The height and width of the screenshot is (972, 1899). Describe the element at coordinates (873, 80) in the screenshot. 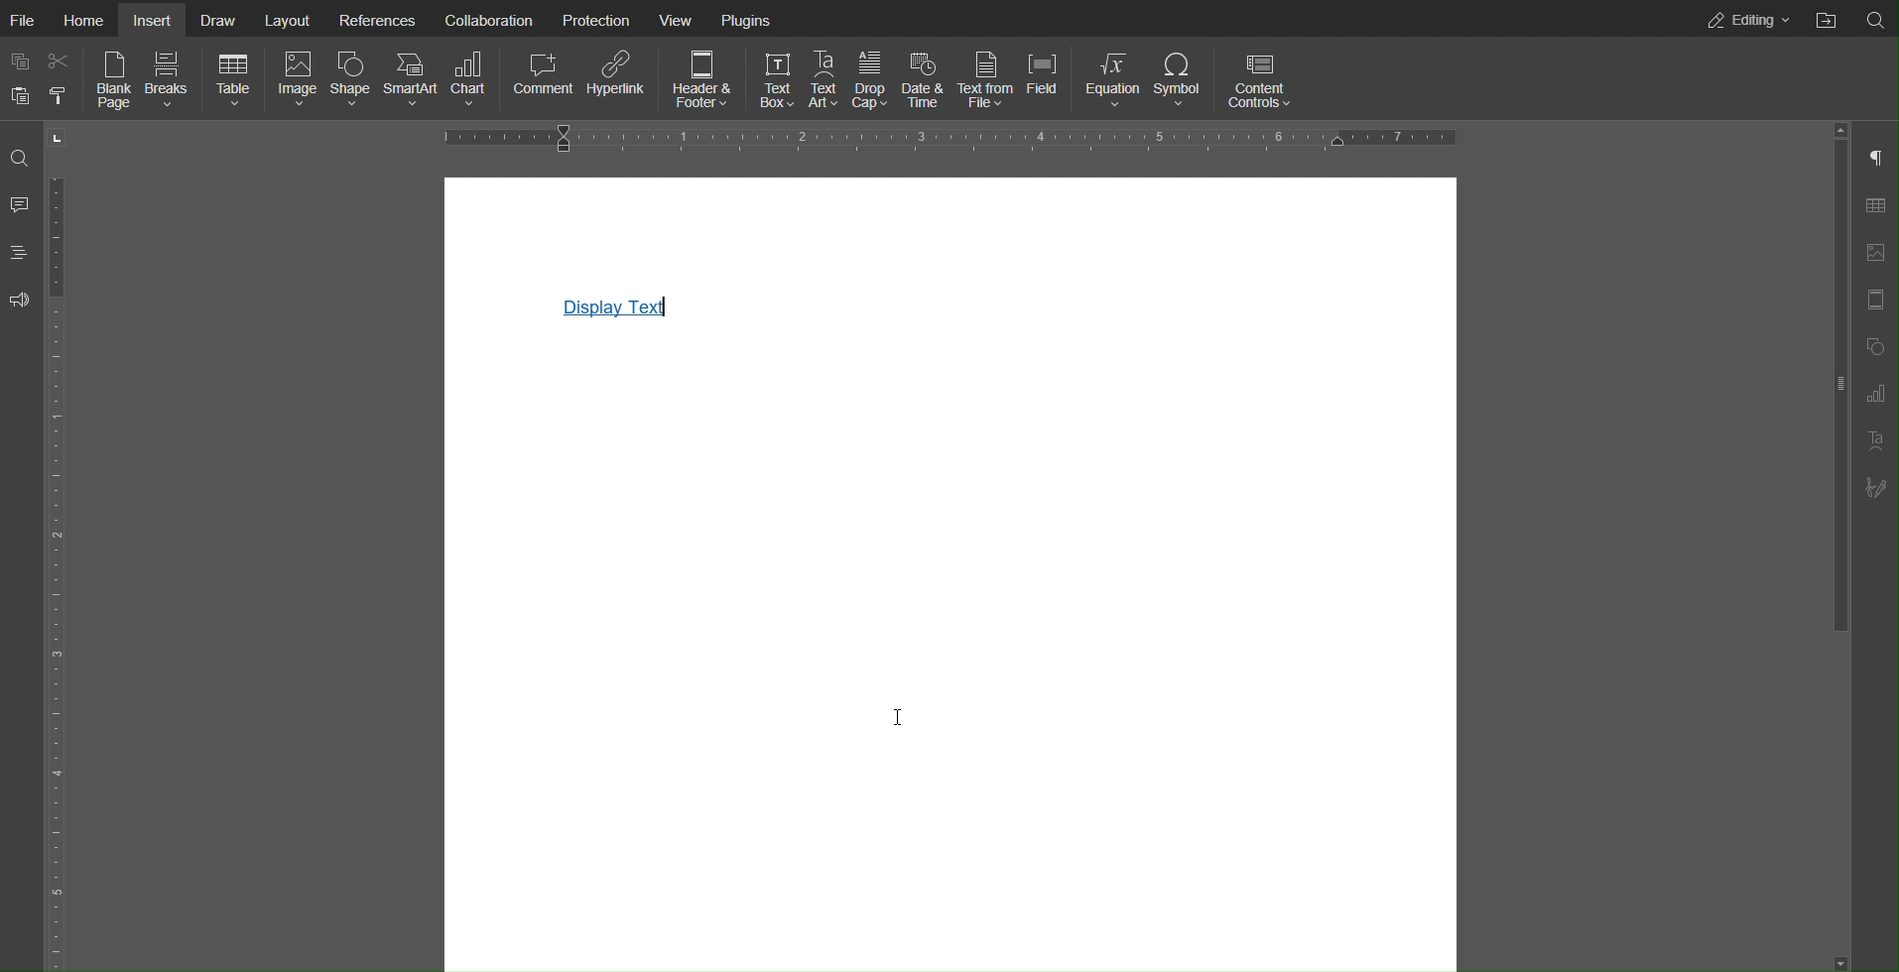

I see `Drop Cap` at that location.